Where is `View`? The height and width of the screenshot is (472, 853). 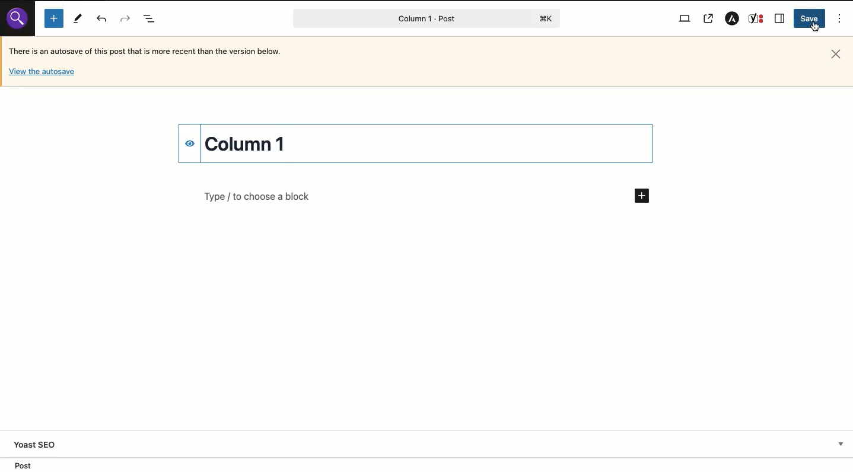 View is located at coordinates (685, 17).